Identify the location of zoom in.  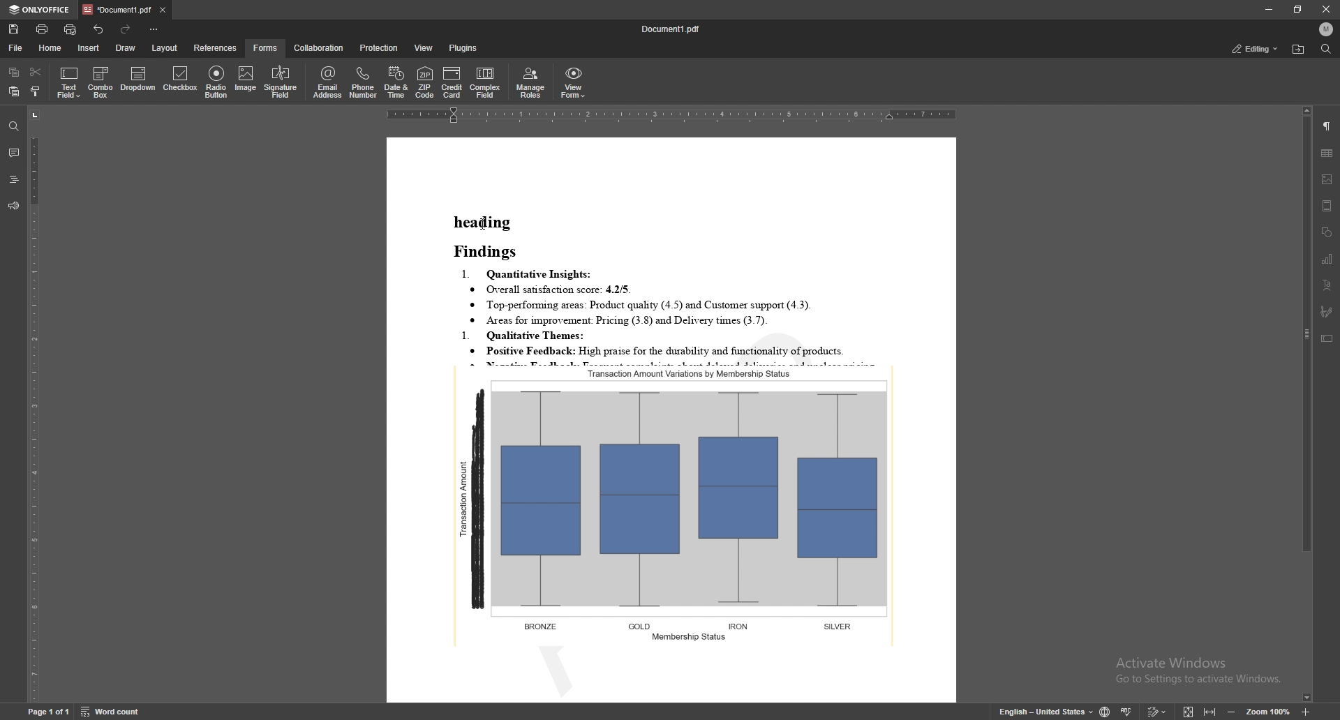
(1308, 712).